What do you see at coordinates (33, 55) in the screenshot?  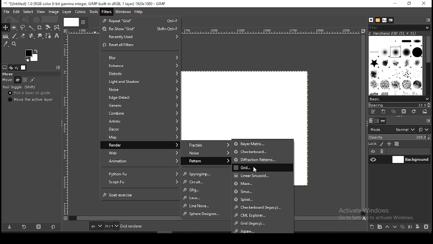 I see `colors` at bounding box center [33, 55].